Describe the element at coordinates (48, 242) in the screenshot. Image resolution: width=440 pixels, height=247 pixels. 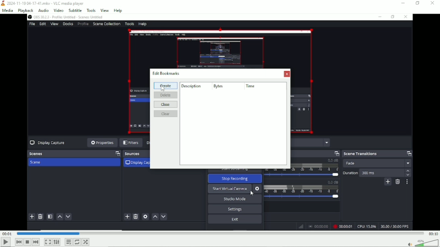
I see `Toggle video in fullscreen` at that location.